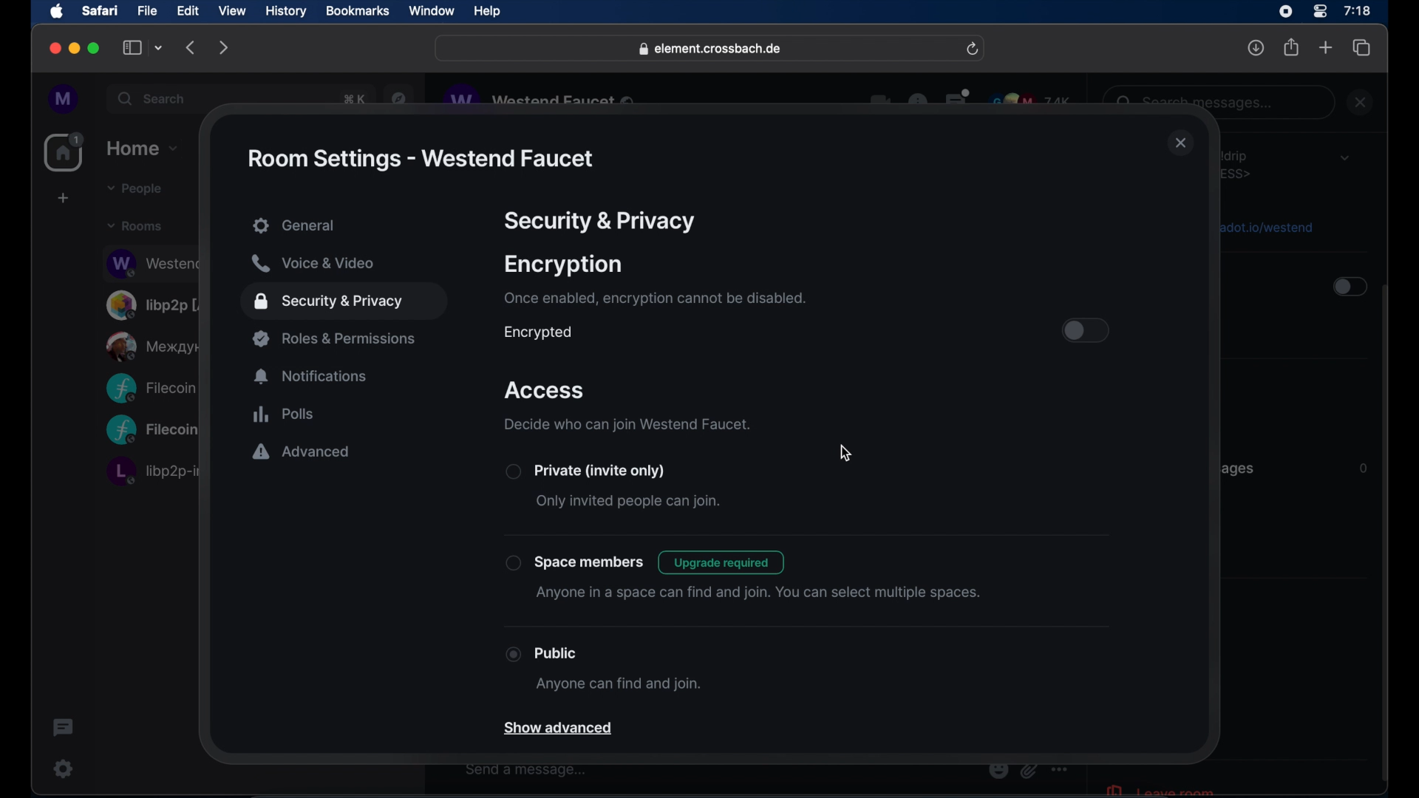 Image resolution: width=1419 pixels, height=798 pixels. I want to click on show sidebar, so click(132, 47).